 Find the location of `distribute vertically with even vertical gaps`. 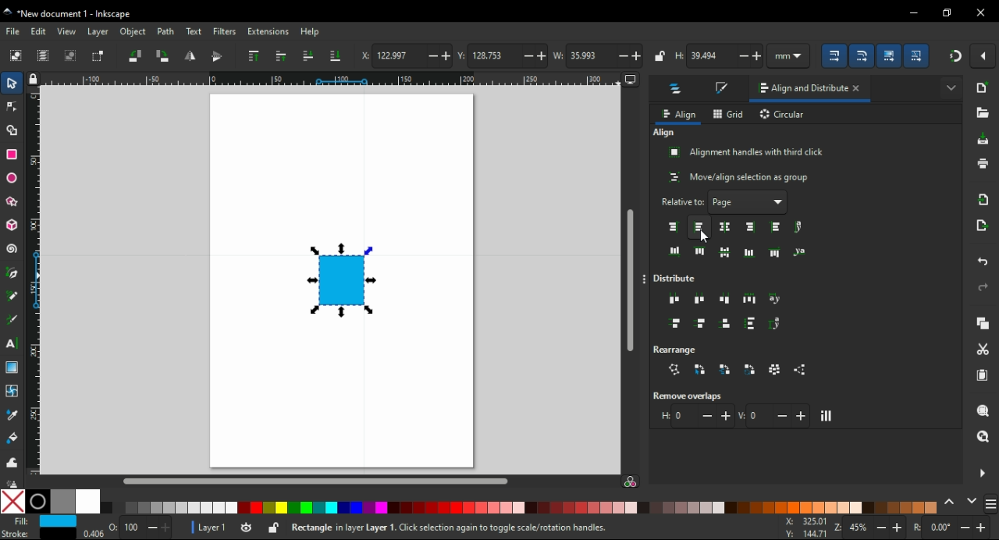

distribute vertically with even vertical gaps is located at coordinates (754, 324).